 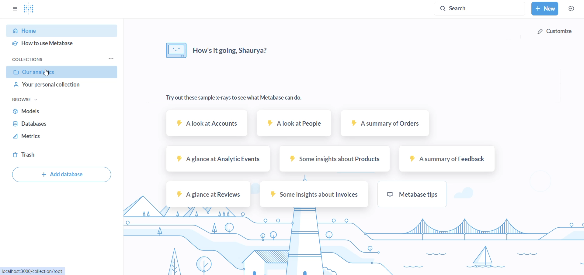 What do you see at coordinates (447, 160) in the screenshot?
I see `A summary of Feedback sample` at bounding box center [447, 160].